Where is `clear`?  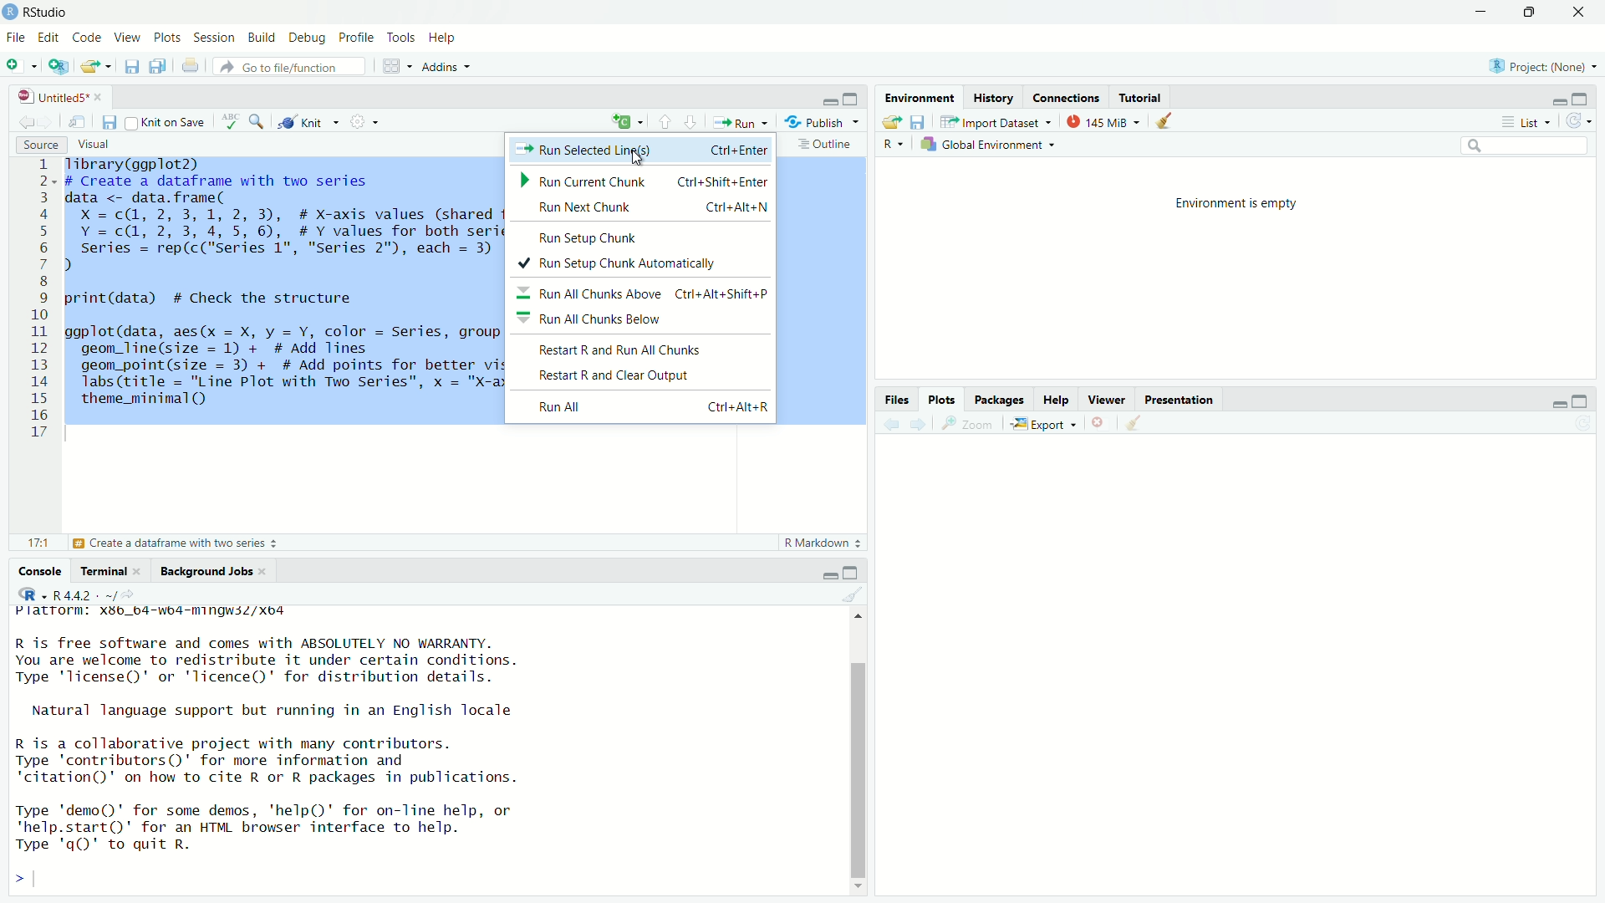 clear is located at coordinates (1097, 422).